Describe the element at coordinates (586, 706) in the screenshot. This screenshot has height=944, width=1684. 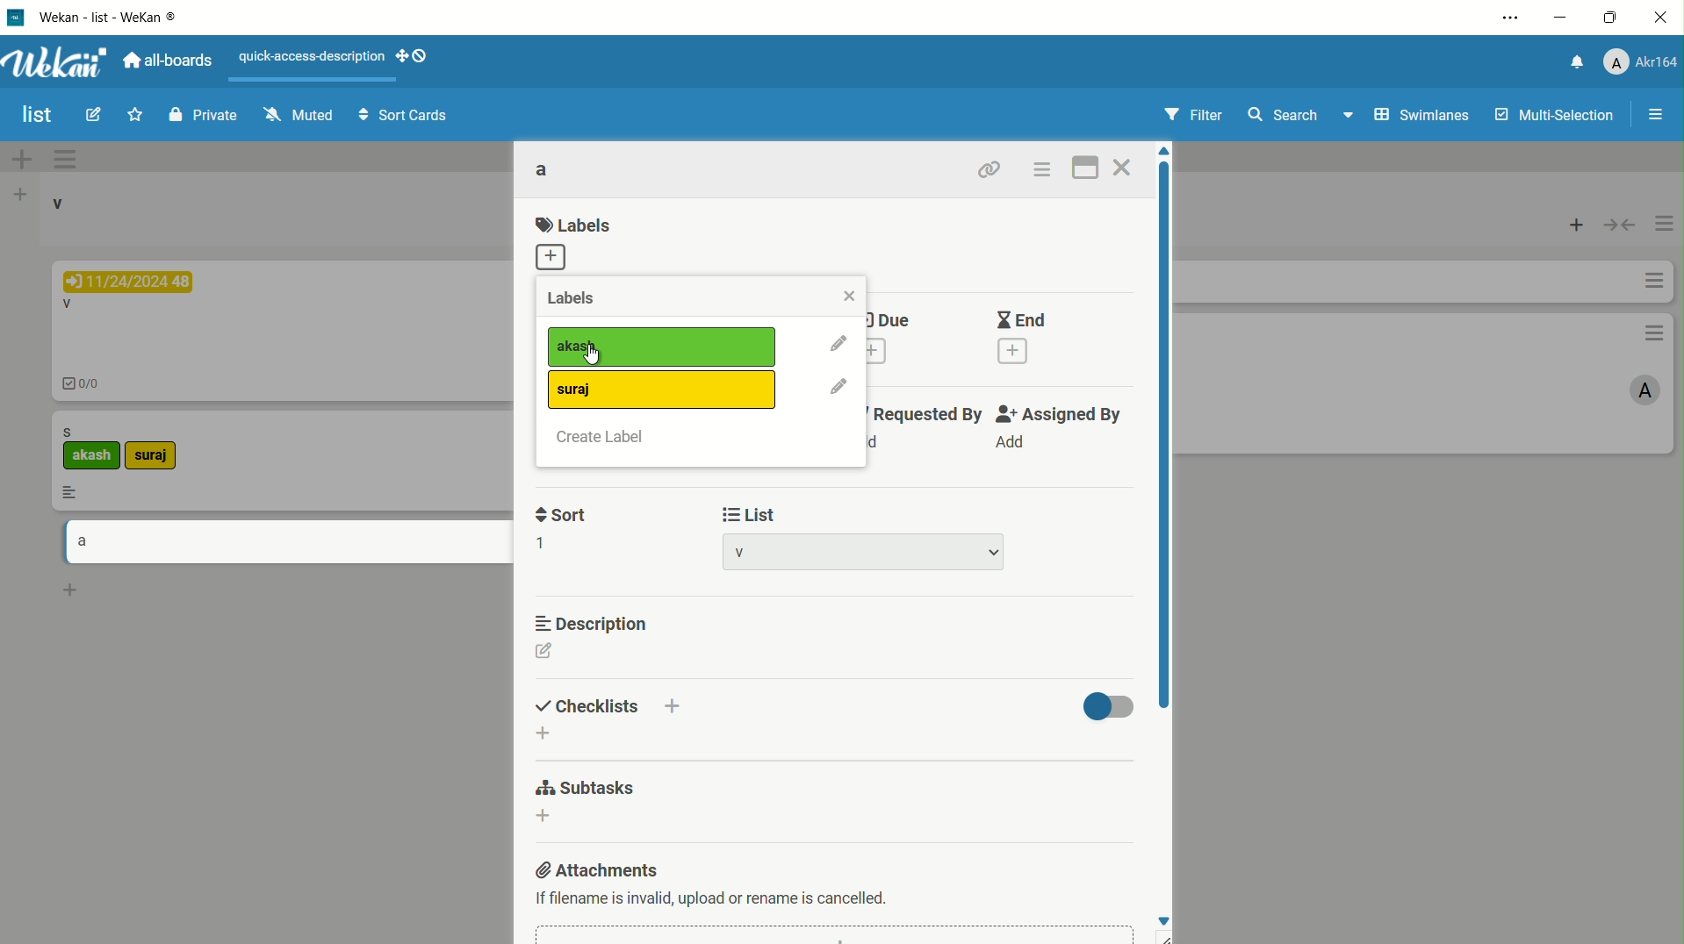
I see `checklists` at that location.